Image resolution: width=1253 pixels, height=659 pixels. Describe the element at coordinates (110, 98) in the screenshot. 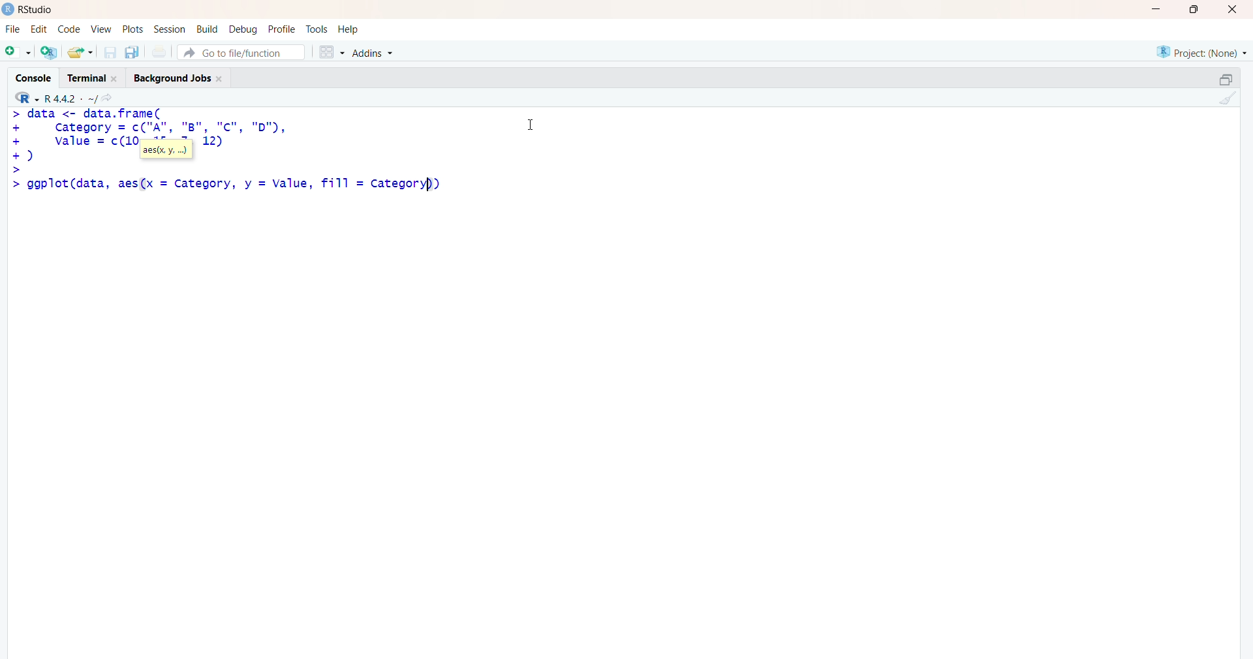

I see `go to directiory` at that location.